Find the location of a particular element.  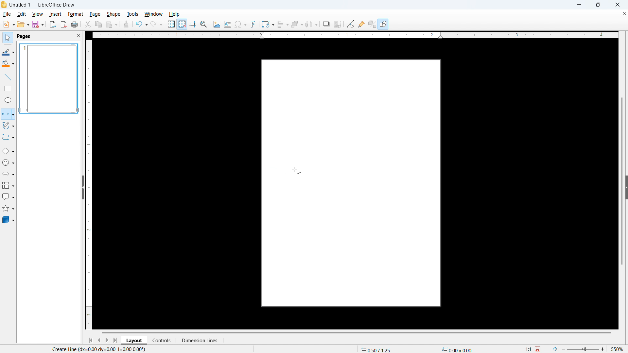

Insert symbols  is located at coordinates (241, 24).